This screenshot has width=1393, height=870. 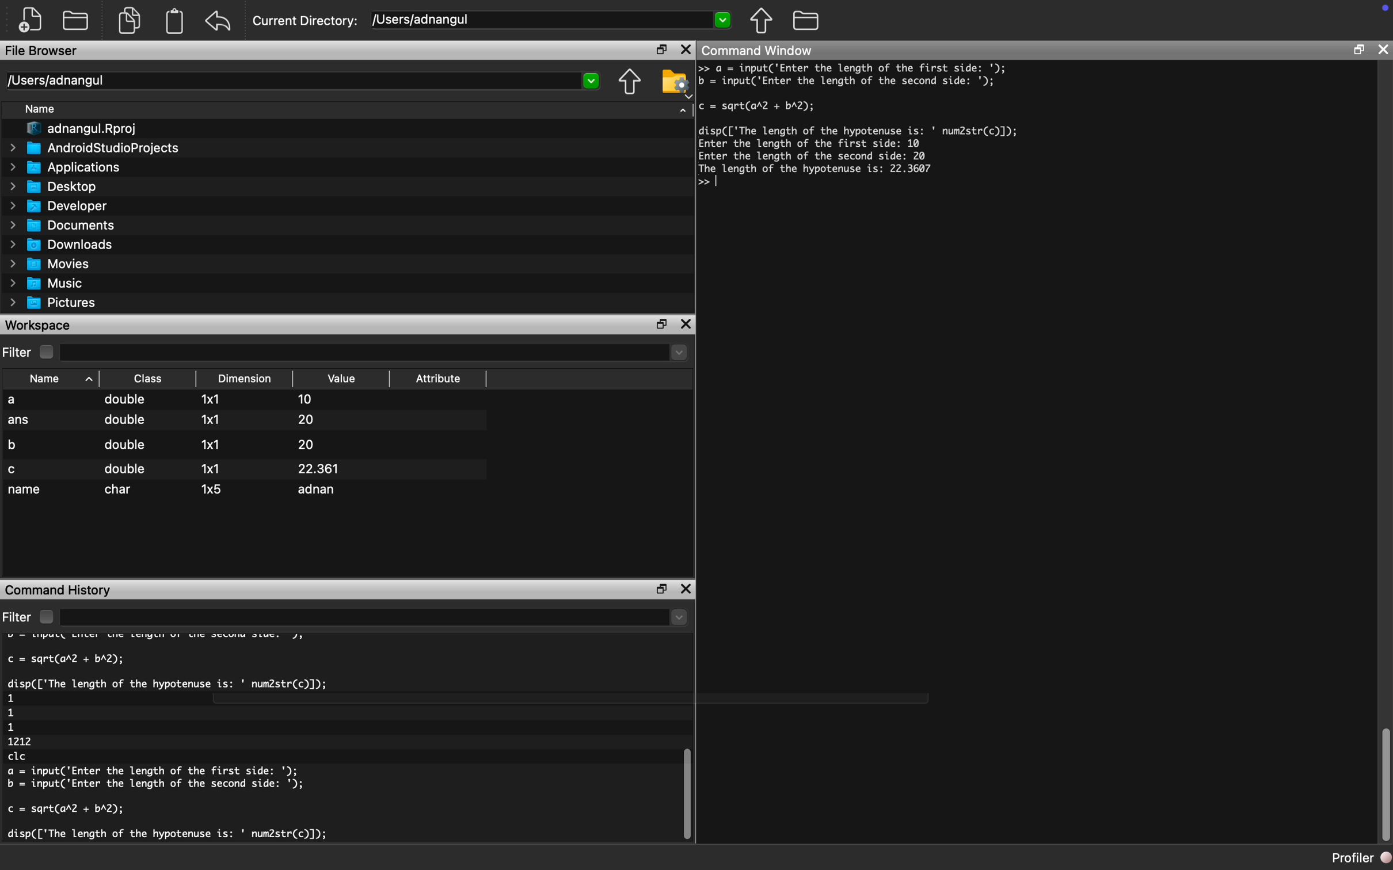 What do you see at coordinates (321, 491) in the screenshot?
I see `adnan` at bounding box center [321, 491].